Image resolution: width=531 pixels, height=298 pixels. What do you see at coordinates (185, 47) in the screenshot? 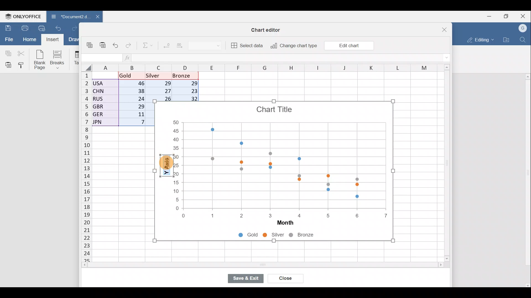
I see `Increase decimal` at bounding box center [185, 47].